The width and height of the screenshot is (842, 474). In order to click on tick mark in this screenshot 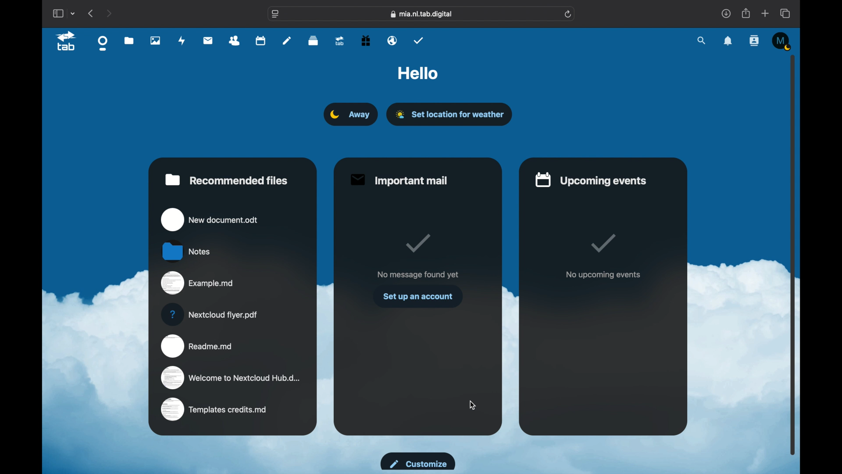, I will do `click(602, 243)`.